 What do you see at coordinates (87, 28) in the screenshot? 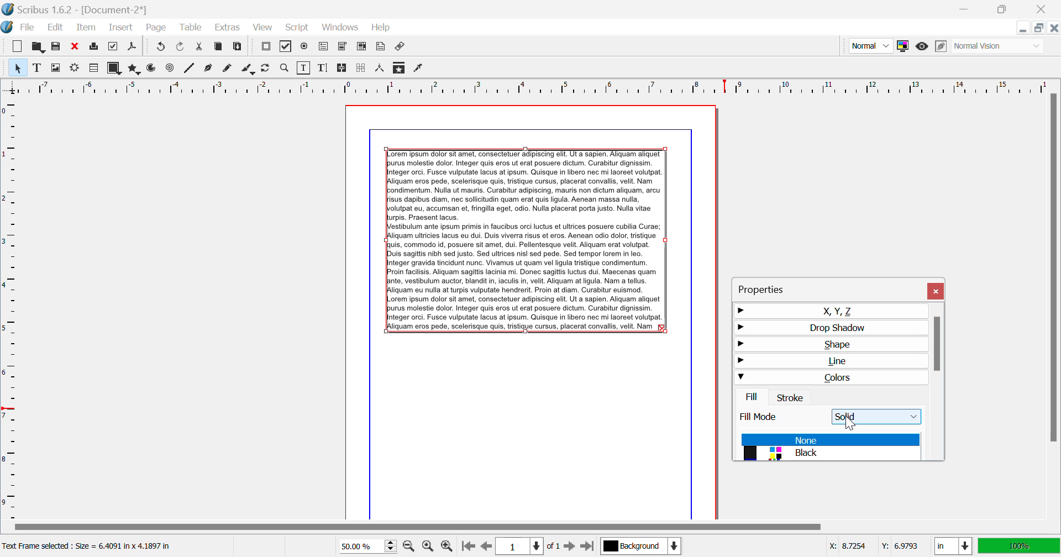
I see `Item` at bounding box center [87, 28].